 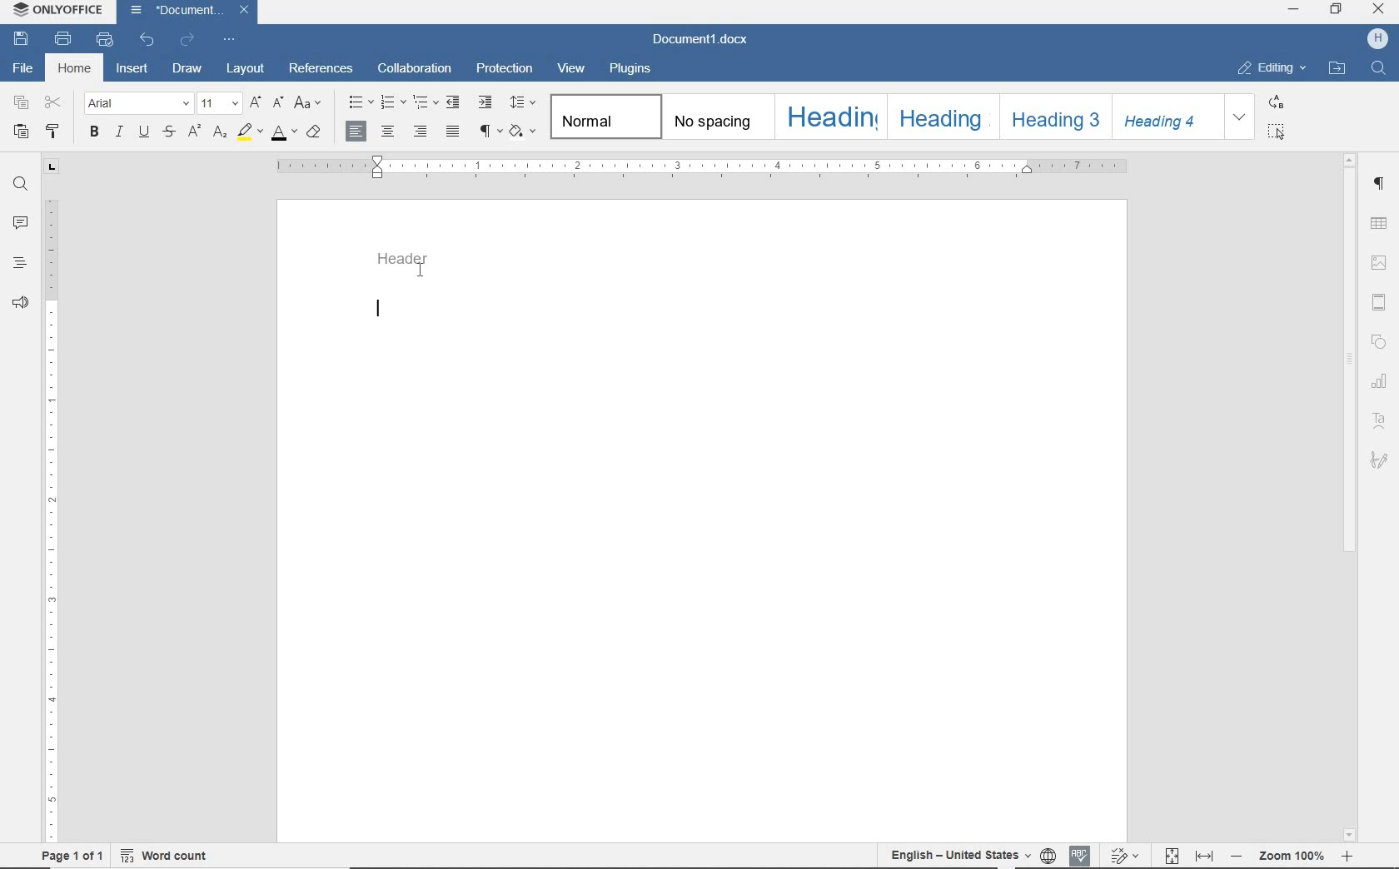 What do you see at coordinates (1380, 262) in the screenshot?
I see `IMAGE` at bounding box center [1380, 262].